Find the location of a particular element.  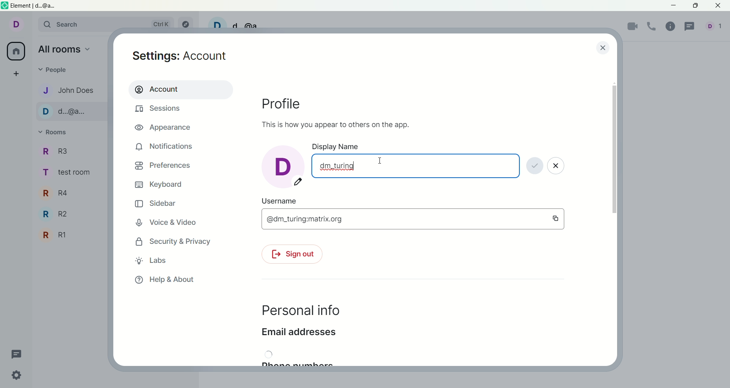

voice and video is located at coordinates (170, 223).